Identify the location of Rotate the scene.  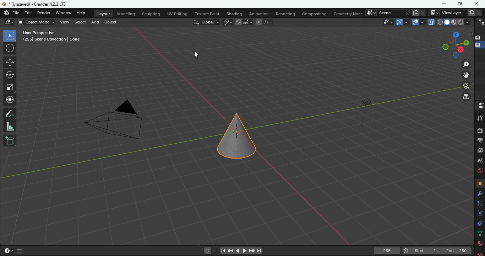
(466, 42).